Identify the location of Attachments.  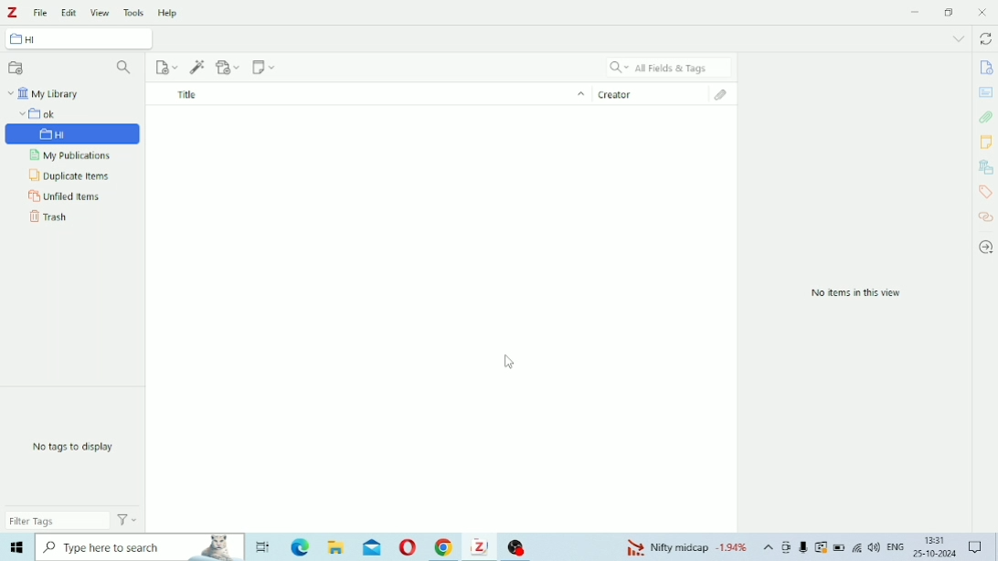
(727, 95).